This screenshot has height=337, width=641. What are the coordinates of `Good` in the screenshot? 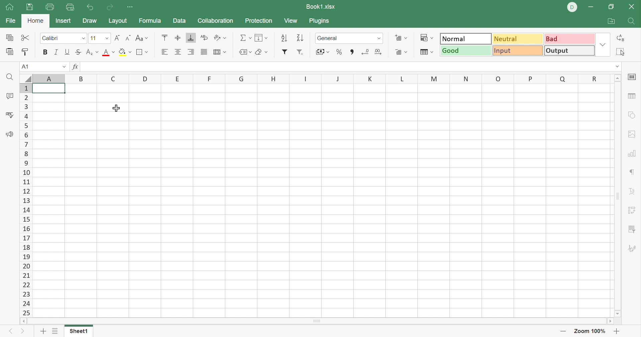 It's located at (465, 50).